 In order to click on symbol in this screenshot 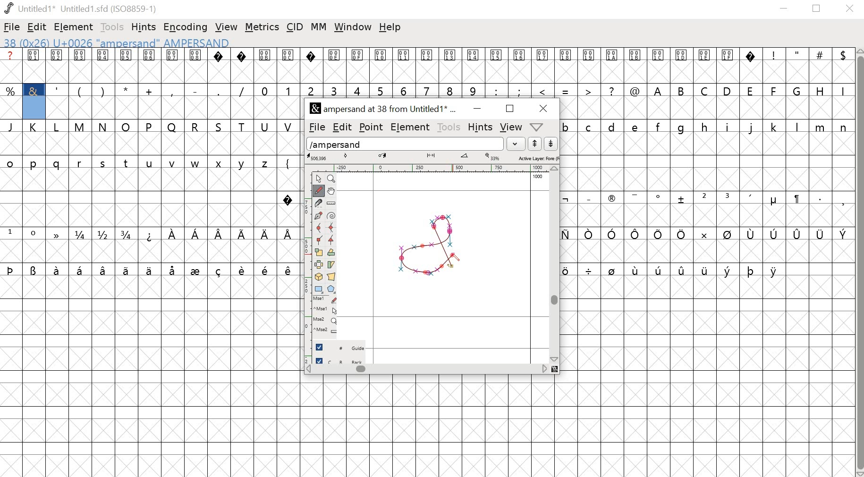, I will do `click(752, 234)`.